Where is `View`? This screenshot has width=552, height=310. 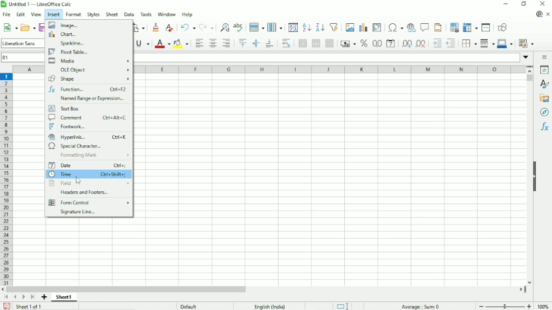
View is located at coordinates (35, 14).